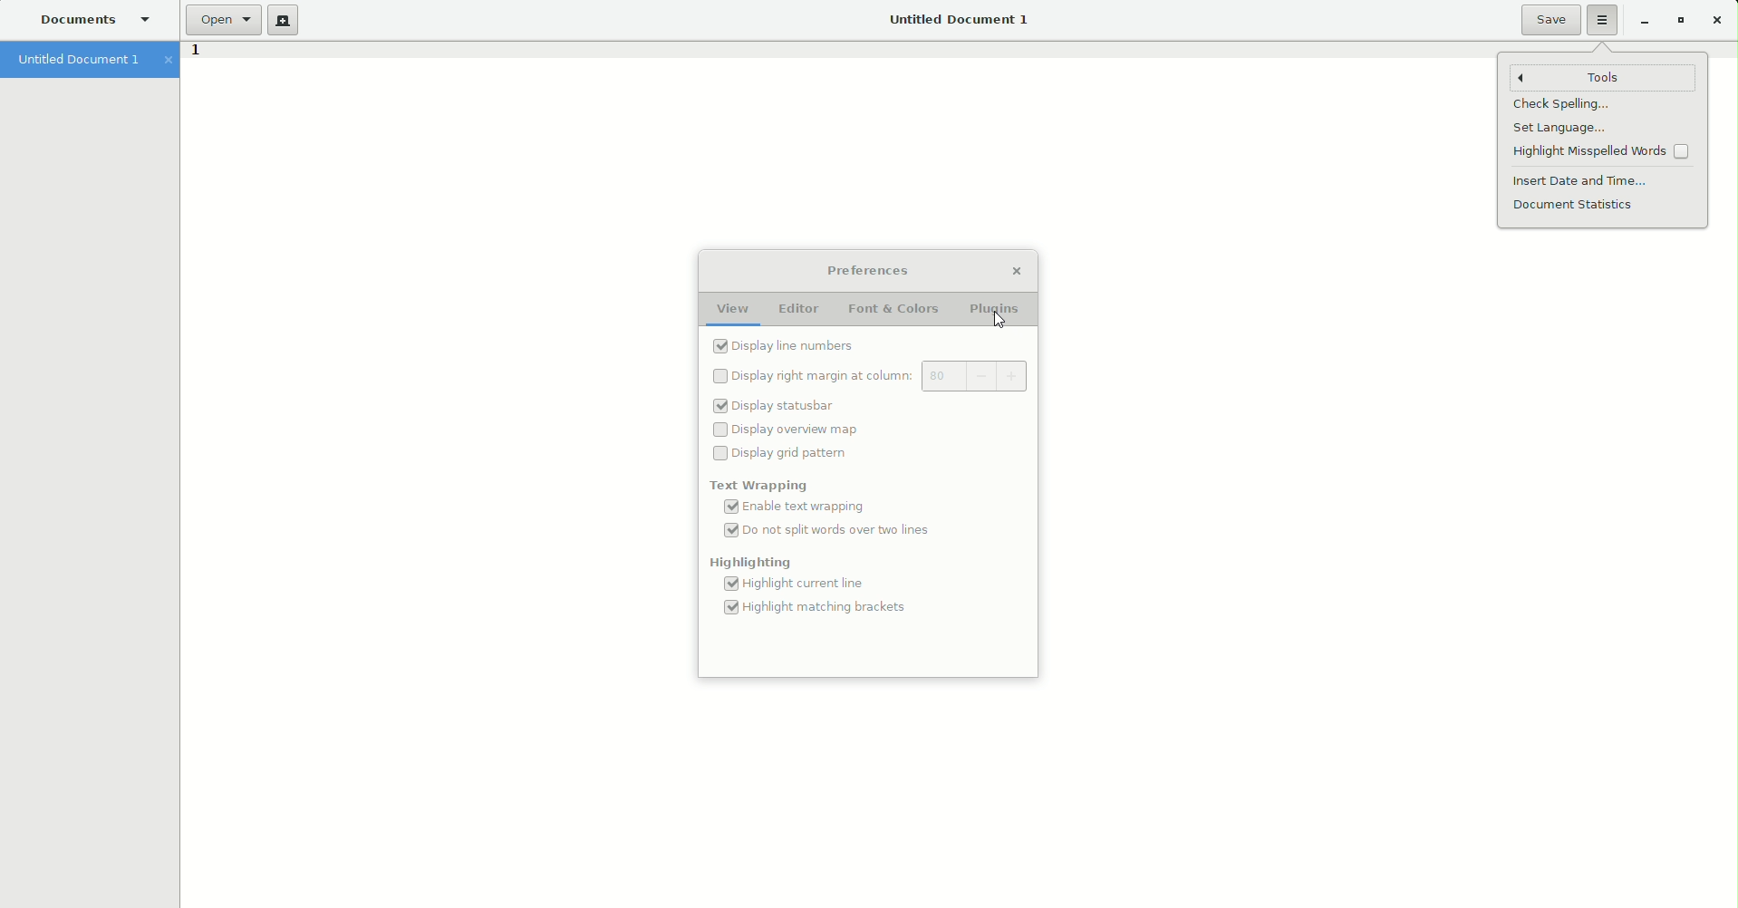 This screenshot has width=1738, height=908. What do you see at coordinates (797, 309) in the screenshot?
I see `Editor` at bounding box center [797, 309].